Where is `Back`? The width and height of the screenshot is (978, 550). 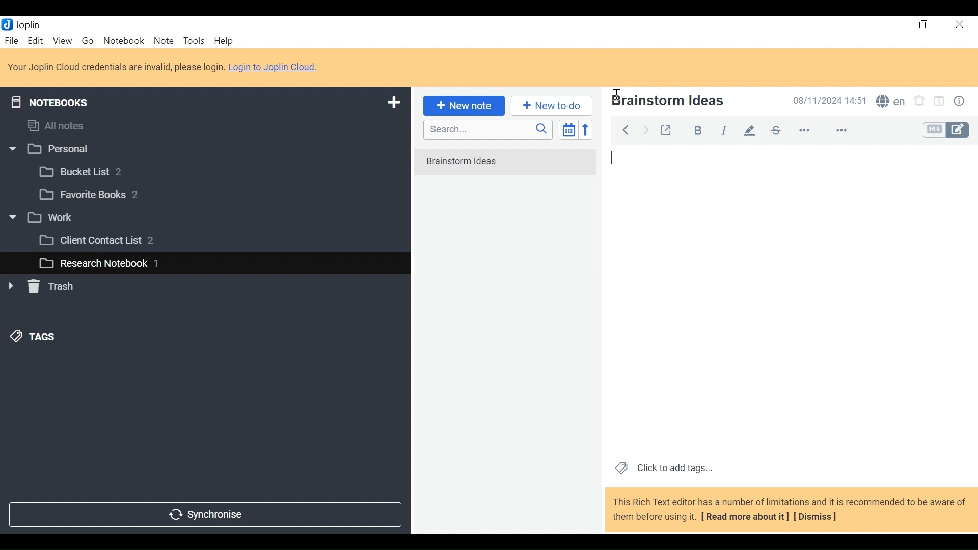 Back is located at coordinates (625, 128).